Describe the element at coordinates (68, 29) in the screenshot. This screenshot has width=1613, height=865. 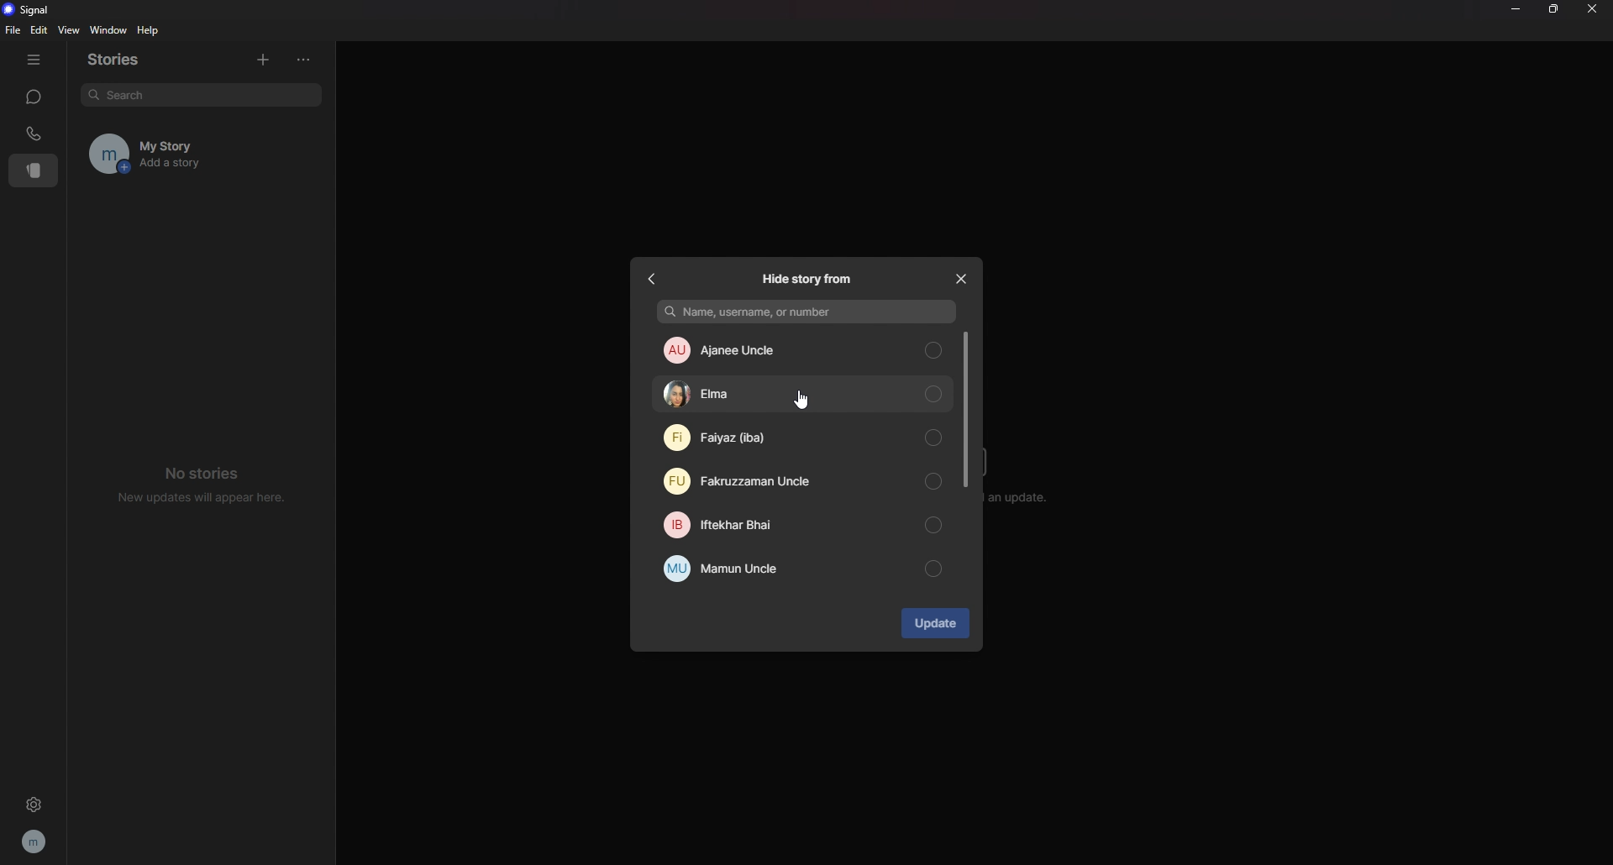
I see `view` at that location.